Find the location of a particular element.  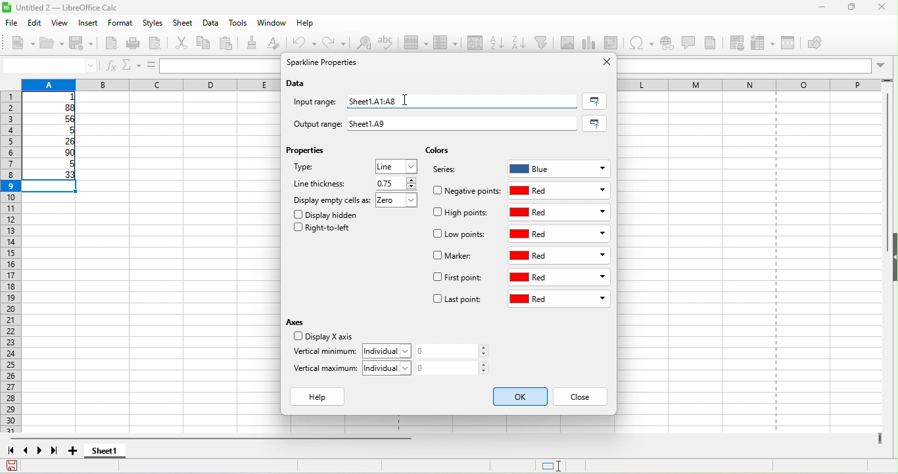

vertical maximum is located at coordinates (326, 371).